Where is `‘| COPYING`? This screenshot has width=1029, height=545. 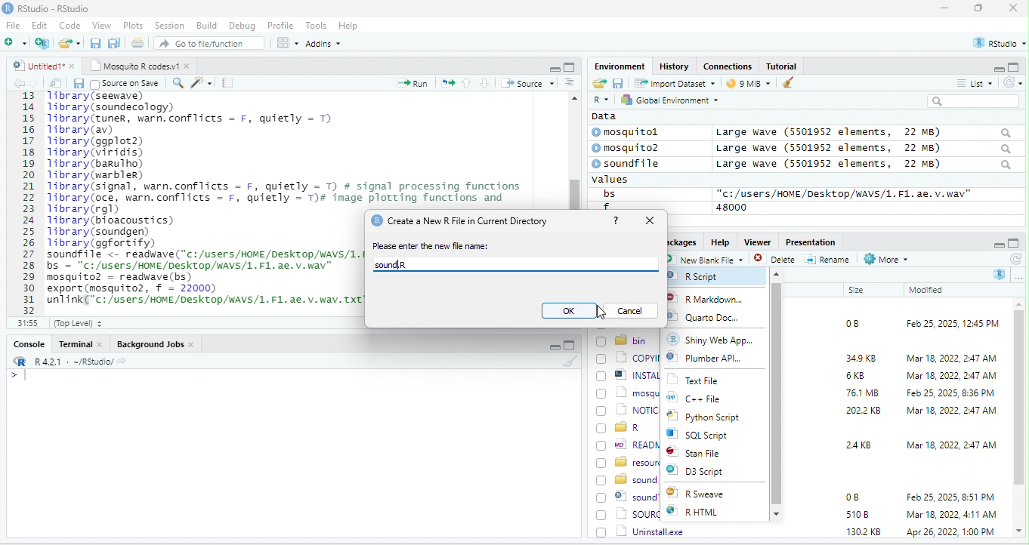
‘| COPYING is located at coordinates (628, 357).